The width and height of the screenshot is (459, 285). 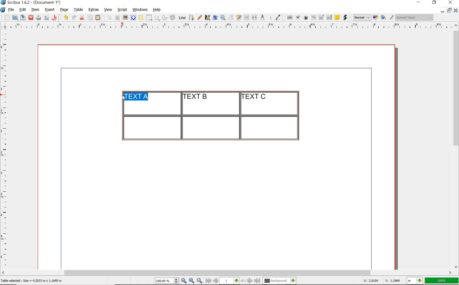 I want to click on spiral, so click(x=173, y=17).